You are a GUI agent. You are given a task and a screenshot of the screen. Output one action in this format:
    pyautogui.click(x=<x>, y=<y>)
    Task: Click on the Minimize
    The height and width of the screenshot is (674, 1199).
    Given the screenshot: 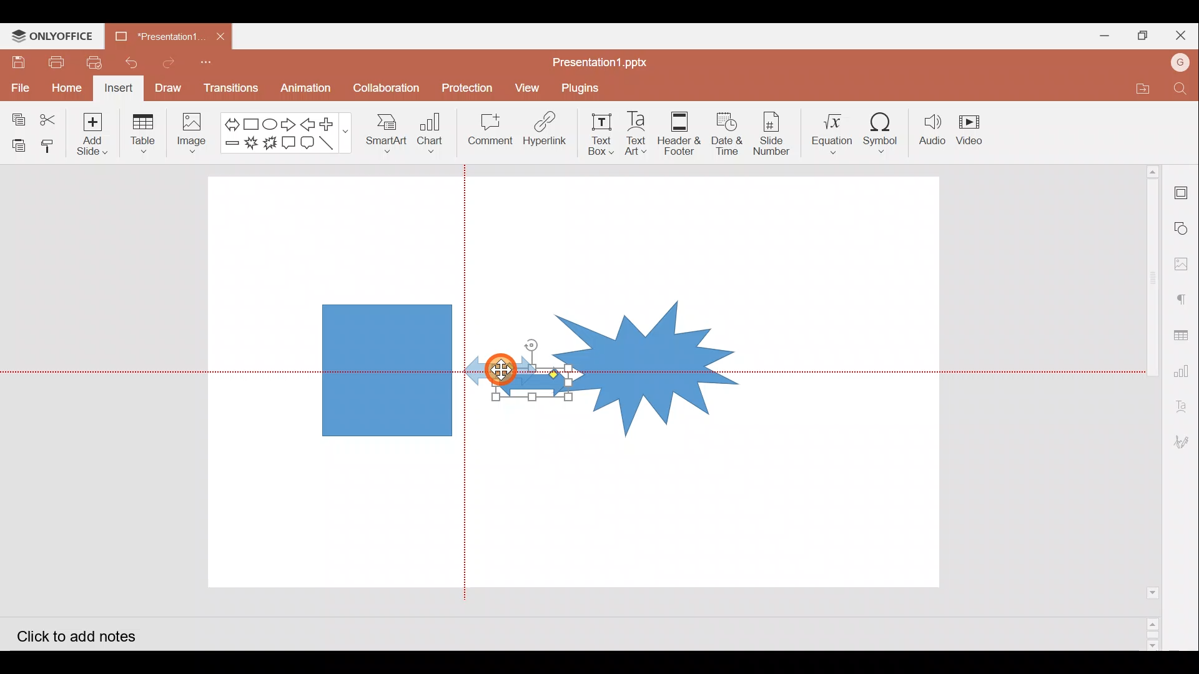 What is the action you would take?
    pyautogui.click(x=1099, y=35)
    